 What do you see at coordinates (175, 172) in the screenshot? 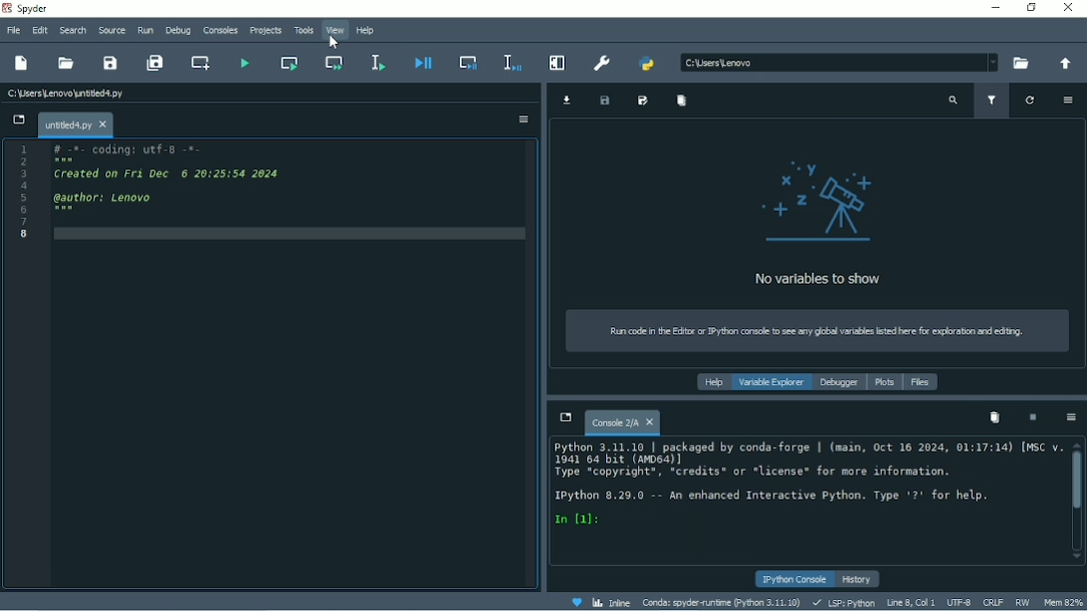
I see `Created on date and time` at bounding box center [175, 172].